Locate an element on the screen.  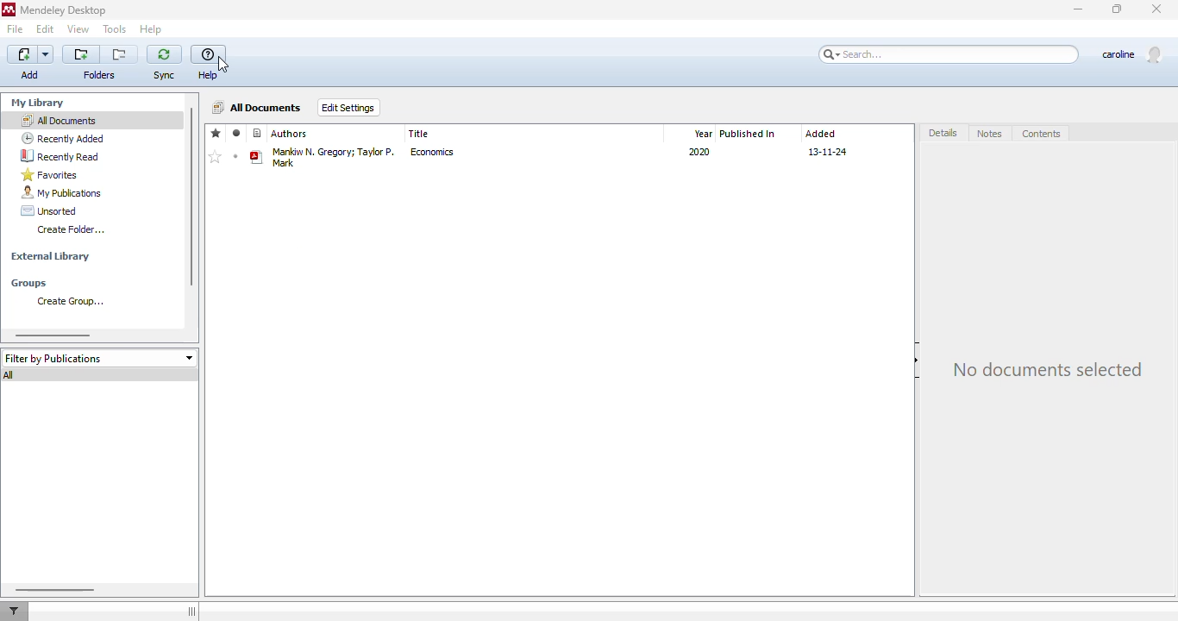
mark as unread is located at coordinates (236, 156).